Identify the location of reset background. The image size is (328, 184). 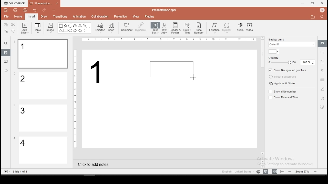
(282, 77).